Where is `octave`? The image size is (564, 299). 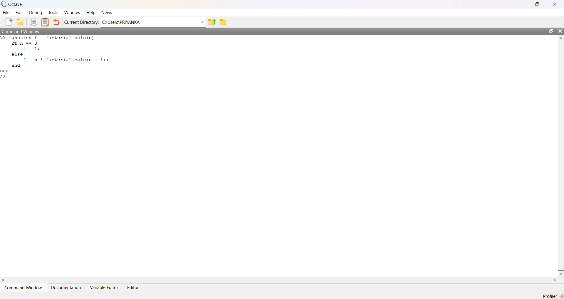 octave is located at coordinates (16, 4).